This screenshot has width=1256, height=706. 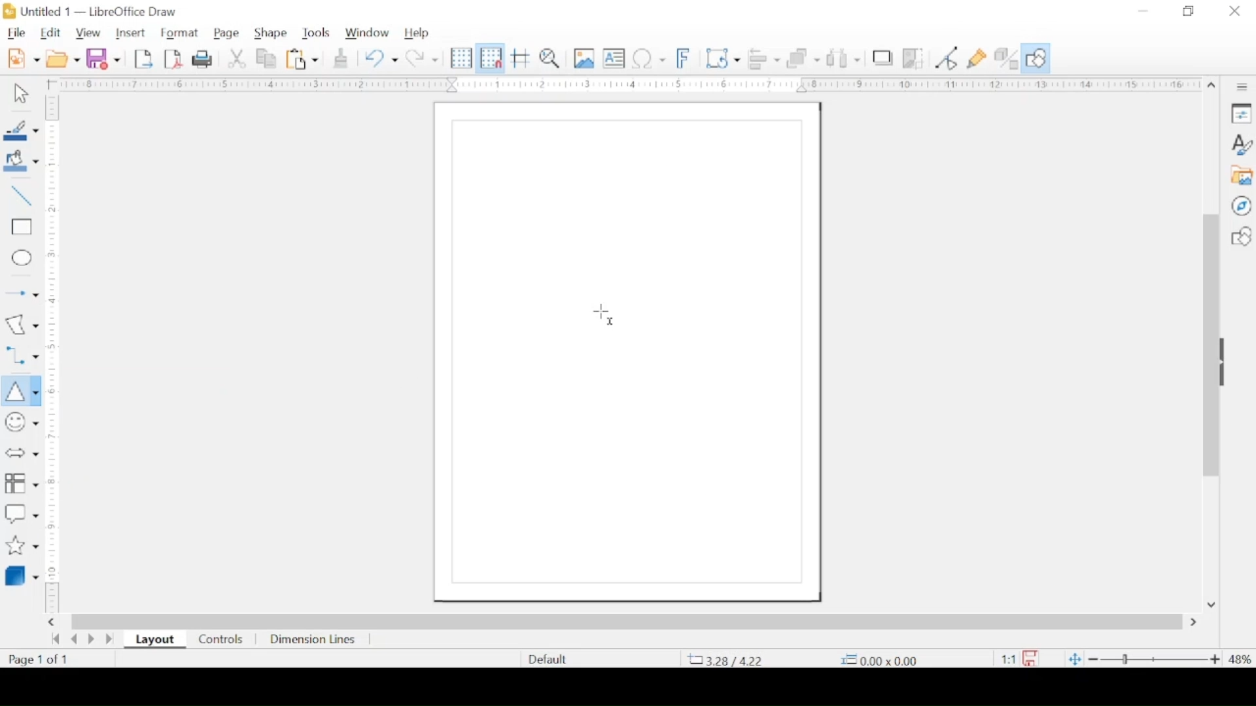 I want to click on scroll right, so click(x=54, y=622).